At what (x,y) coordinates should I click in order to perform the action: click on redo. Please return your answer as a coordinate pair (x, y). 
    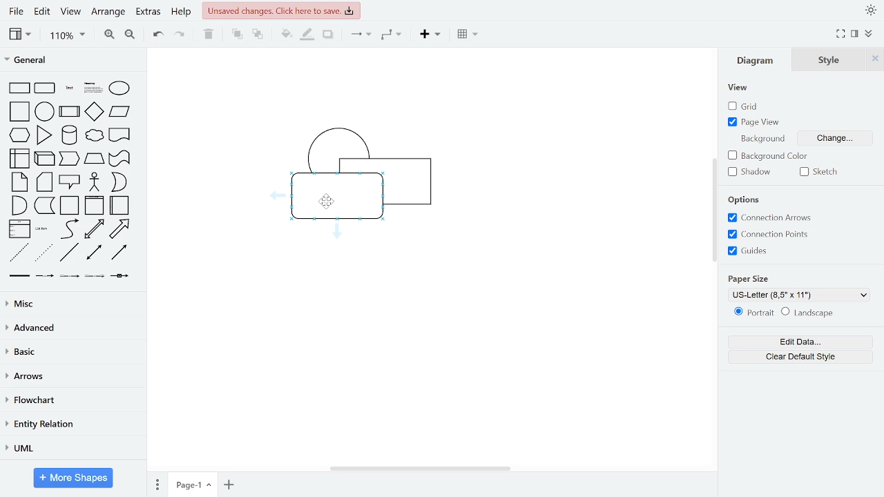
    Looking at the image, I should click on (179, 36).